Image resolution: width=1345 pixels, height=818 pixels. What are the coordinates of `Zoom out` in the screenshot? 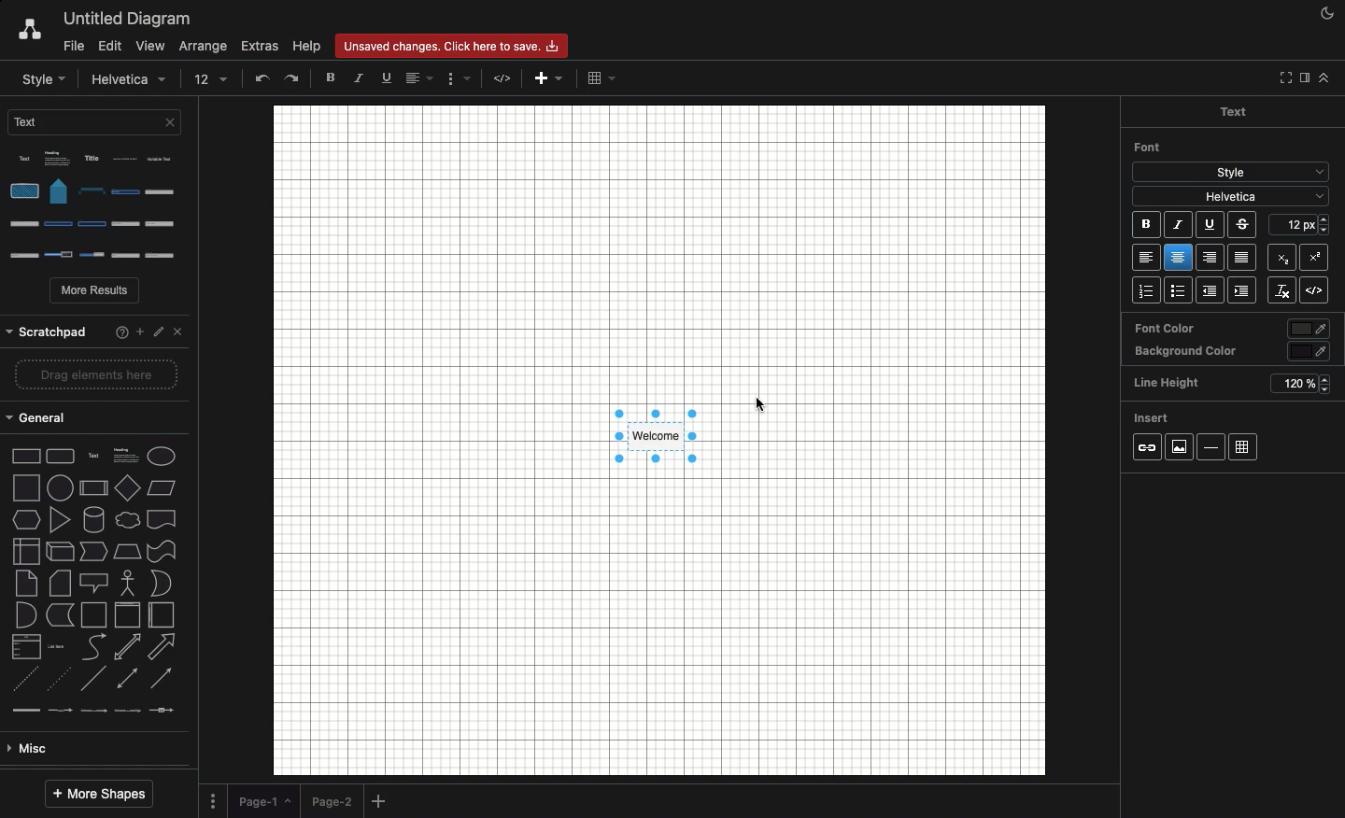 It's located at (194, 78).